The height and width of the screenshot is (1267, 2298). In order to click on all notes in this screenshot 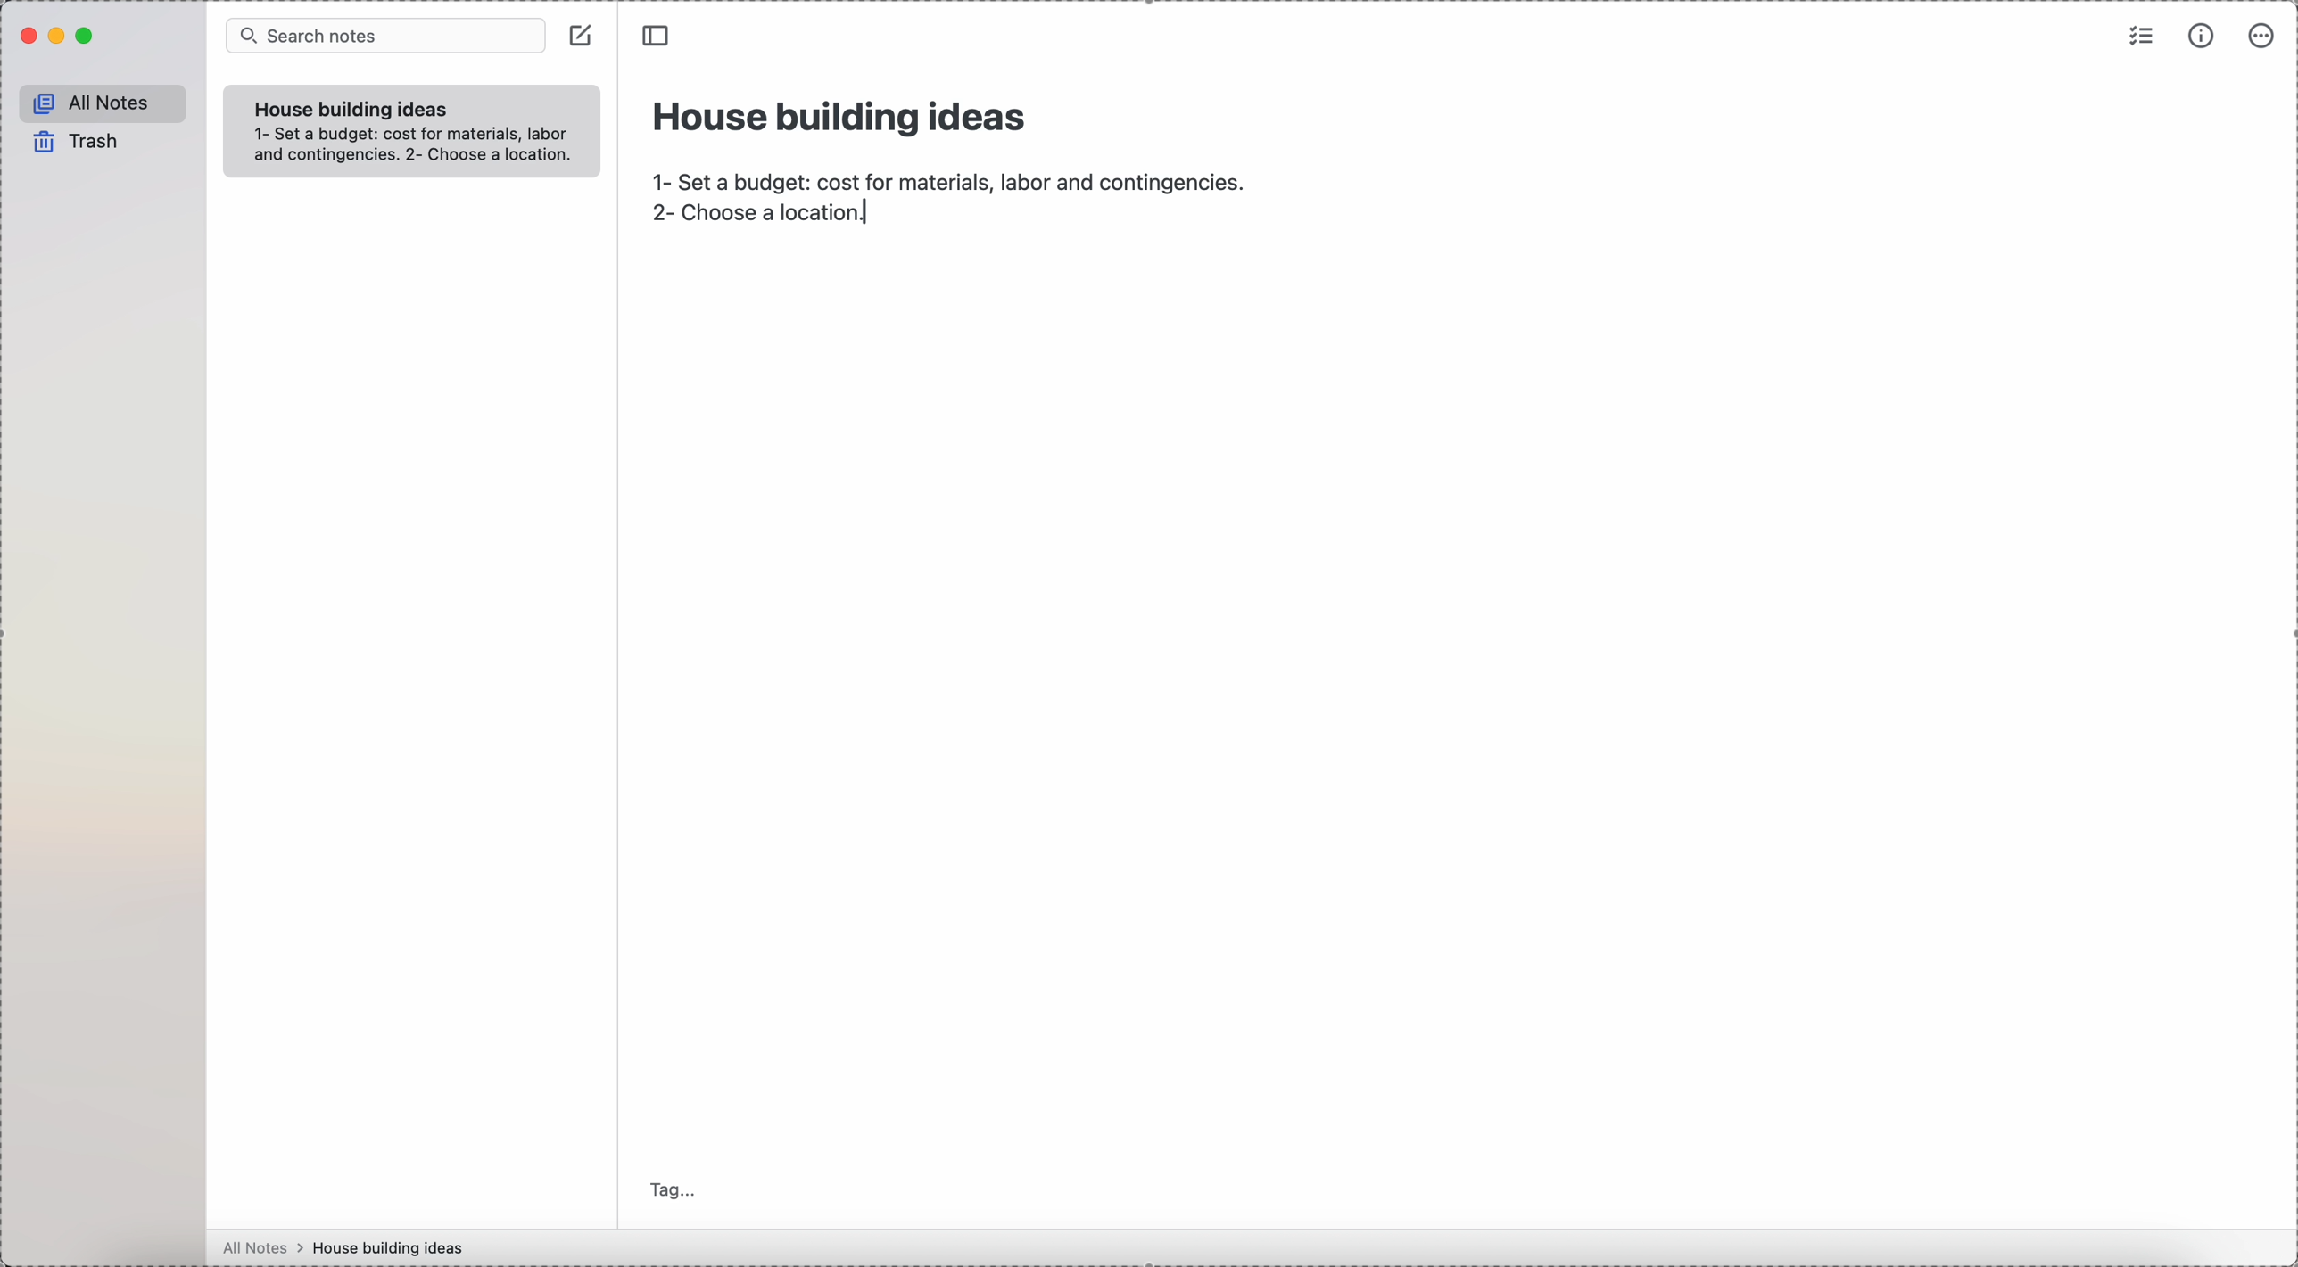, I will do `click(103, 103)`.